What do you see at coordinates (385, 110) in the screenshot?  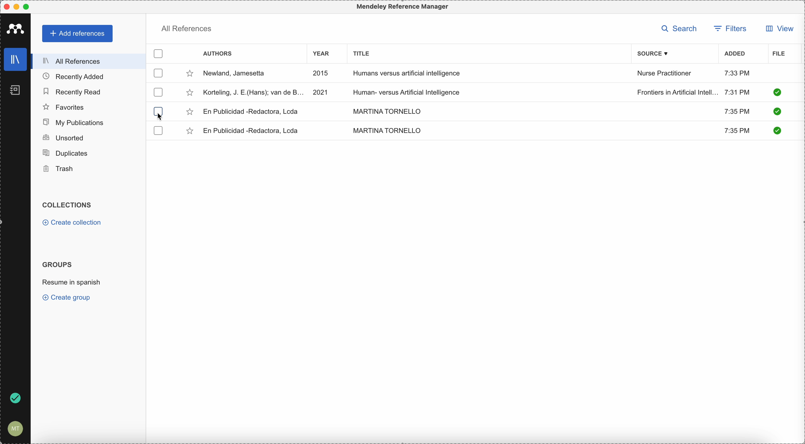 I see `MARTINA TORNELLO` at bounding box center [385, 110].